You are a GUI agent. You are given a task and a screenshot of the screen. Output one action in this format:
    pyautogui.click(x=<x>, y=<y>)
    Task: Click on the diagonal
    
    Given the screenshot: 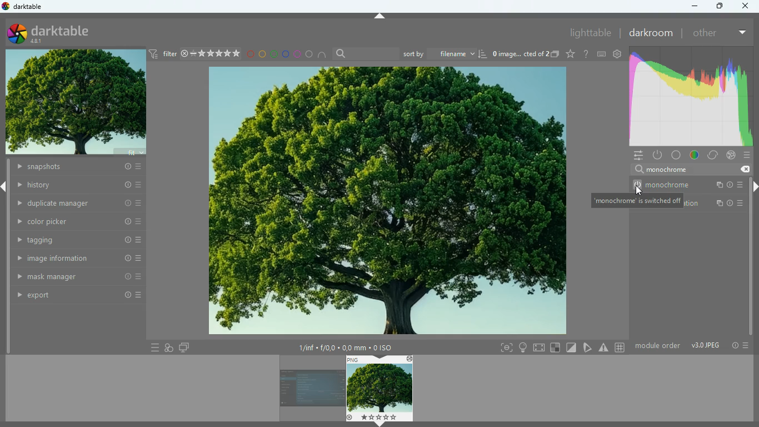 What is the action you would take?
    pyautogui.click(x=571, y=348)
    